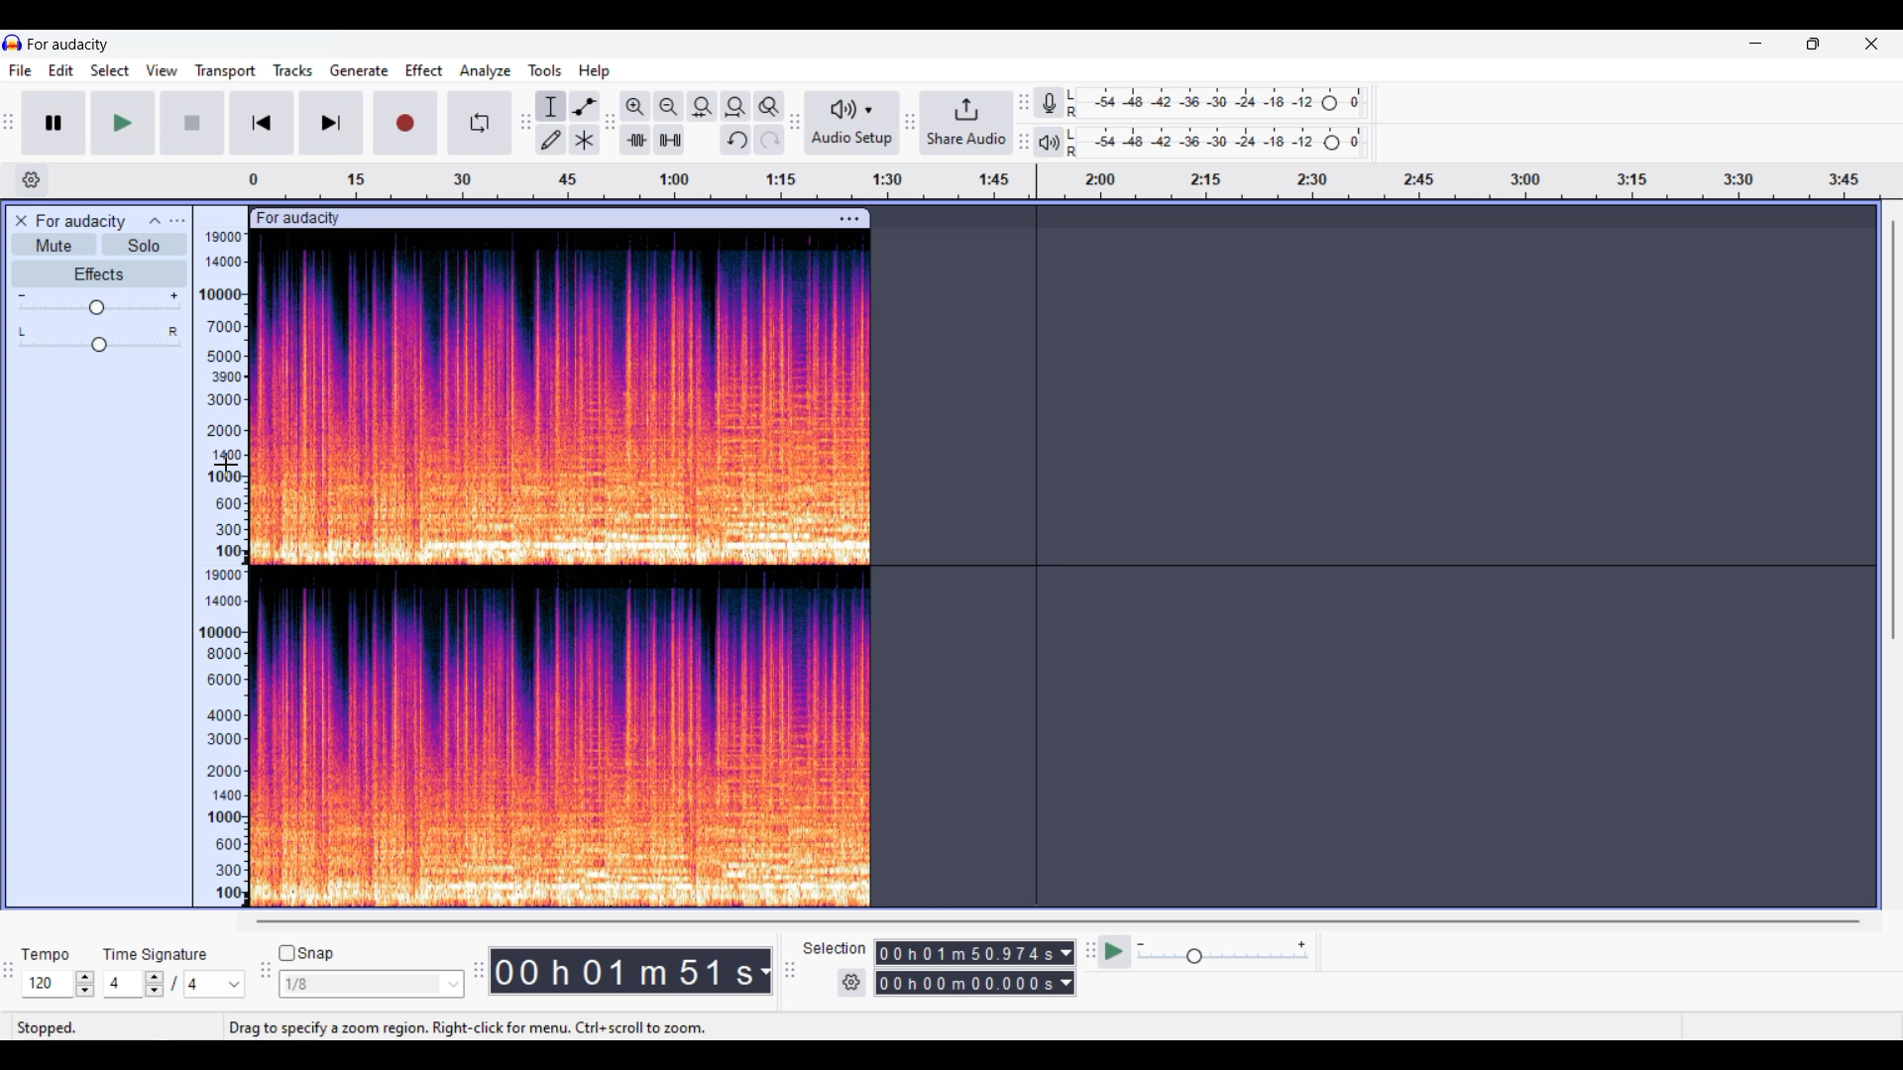  I want to click on Record meter, so click(1047, 102).